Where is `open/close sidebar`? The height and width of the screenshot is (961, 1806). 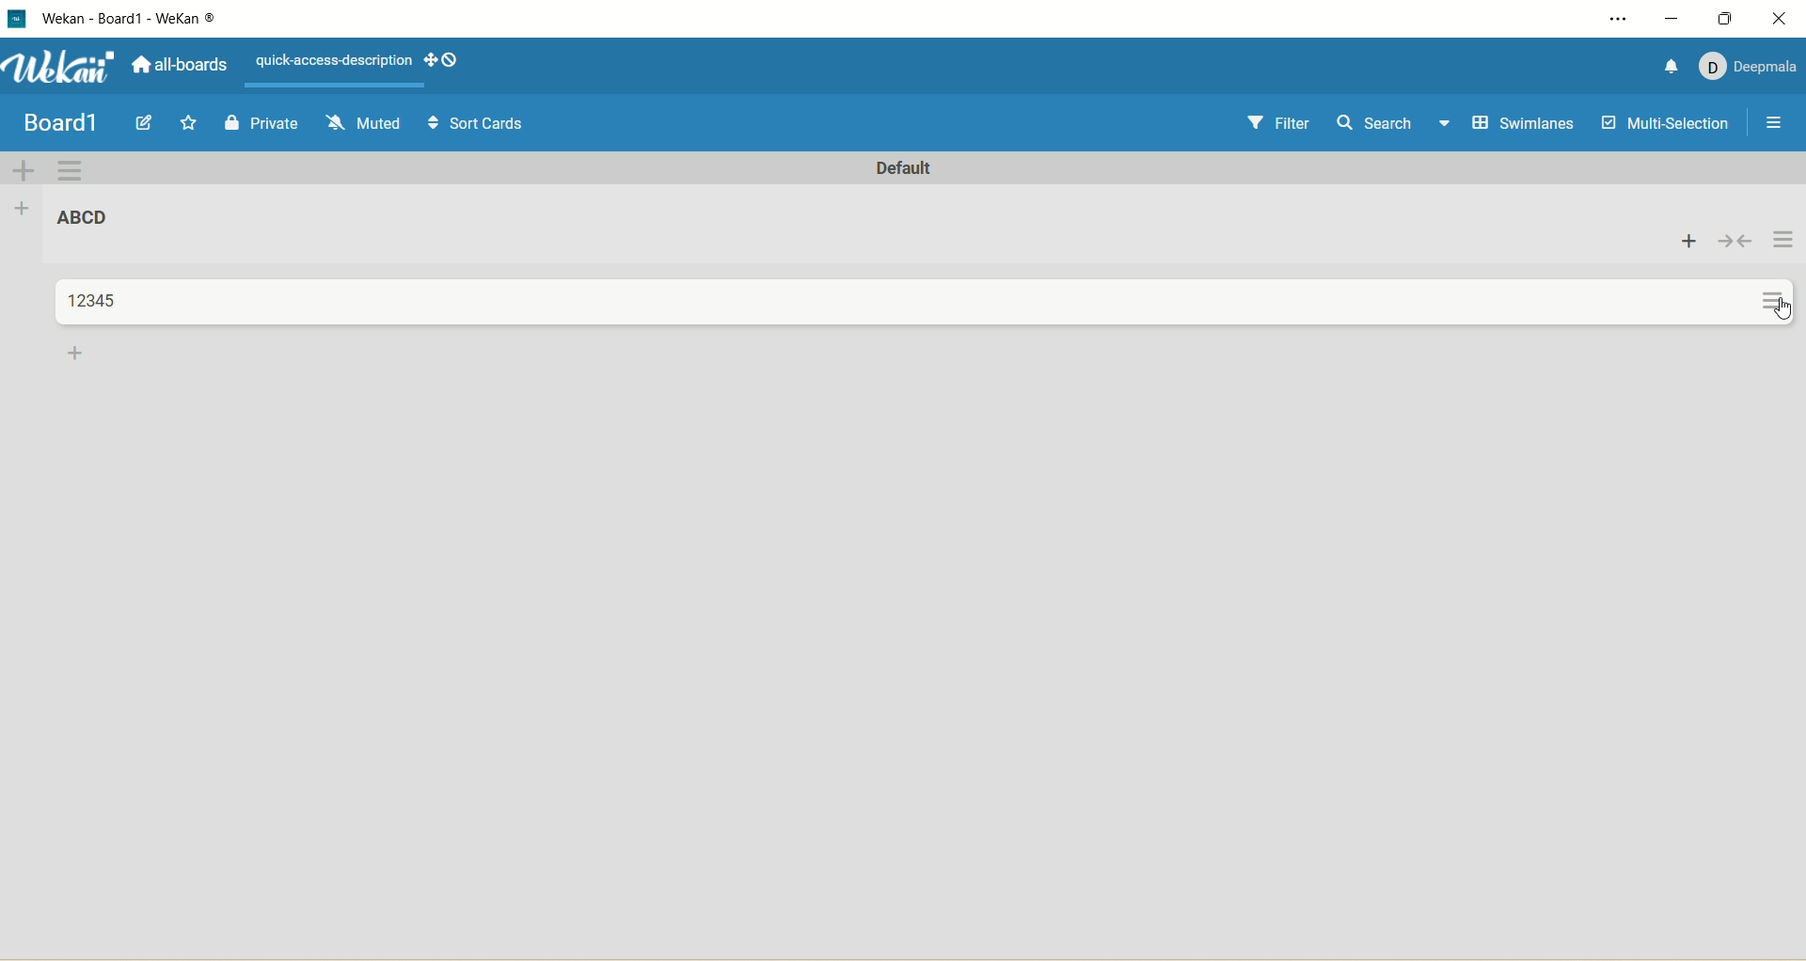 open/close sidebar is located at coordinates (1777, 126).